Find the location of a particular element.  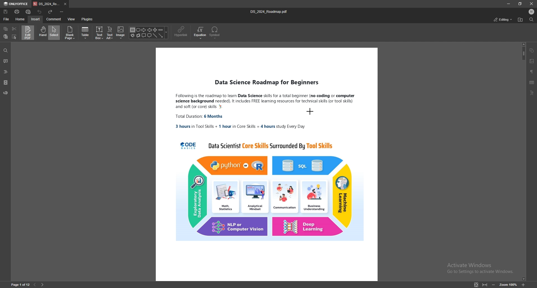

image is located at coordinates (121, 33).